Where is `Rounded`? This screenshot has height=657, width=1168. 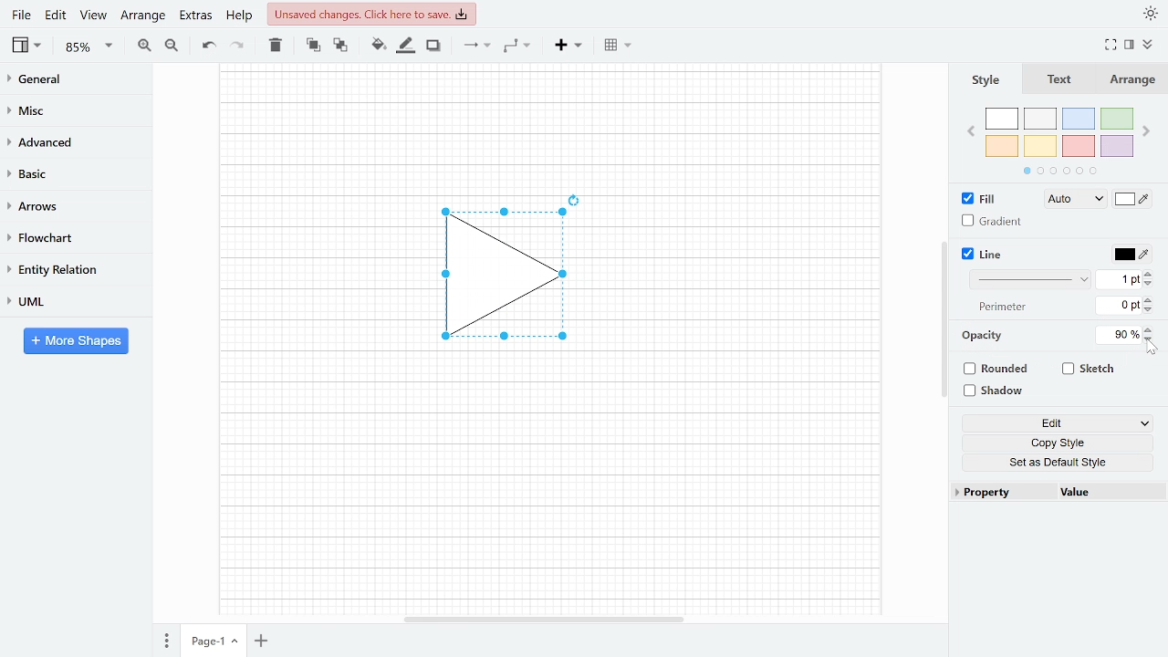 Rounded is located at coordinates (998, 370).